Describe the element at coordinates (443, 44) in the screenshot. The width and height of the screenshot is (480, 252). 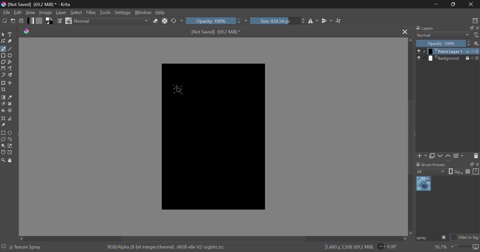
I see `Opacity: 100%` at that location.